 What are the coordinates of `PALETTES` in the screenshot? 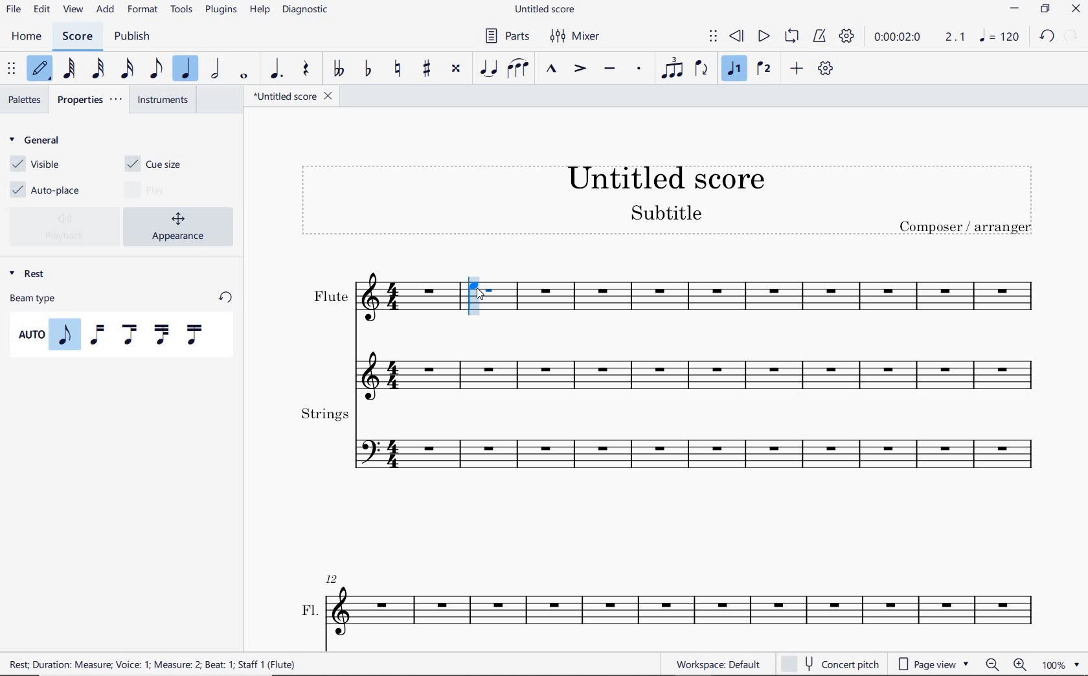 It's located at (25, 98).